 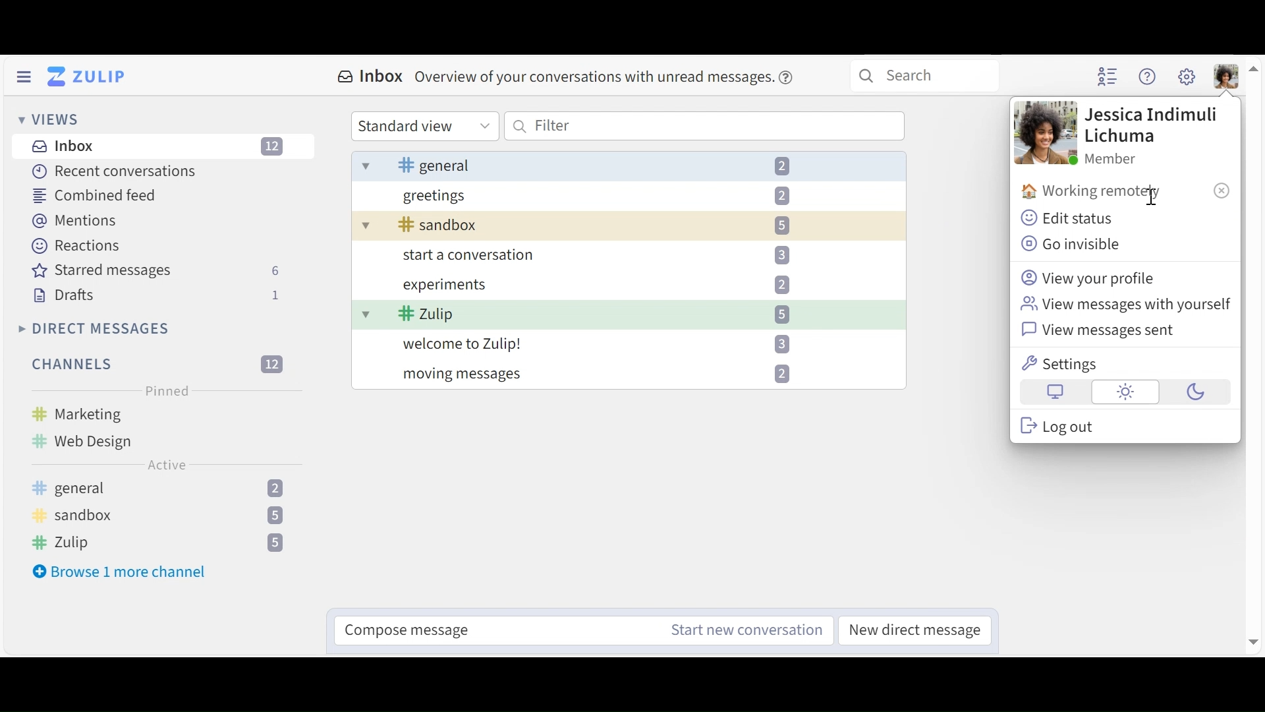 What do you see at coordinates (430, 164) in the screenshot?
I see `# general` at bounding box center [430, 164].